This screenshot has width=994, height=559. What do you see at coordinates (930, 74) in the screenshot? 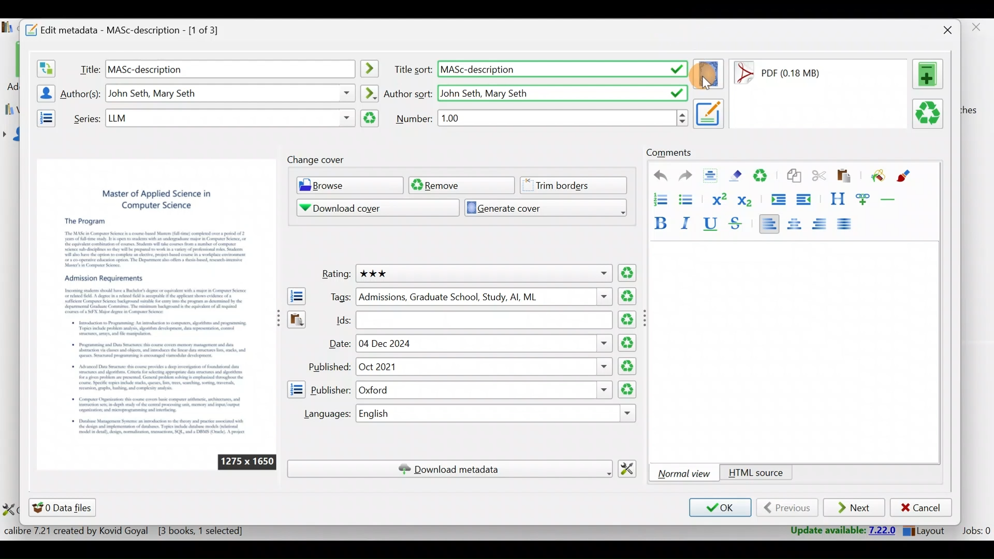
I see `Add a format to this book` at bounding box center [930, 74].